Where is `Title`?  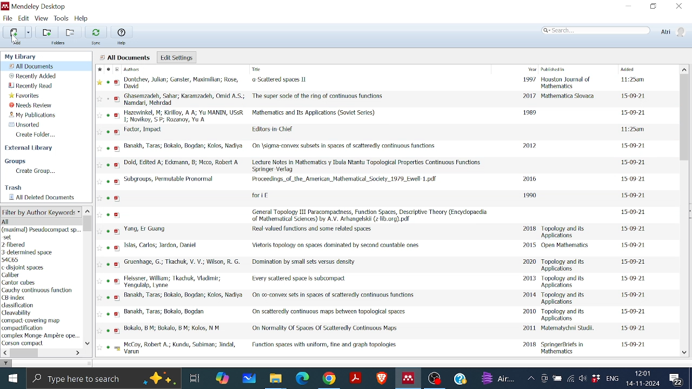
Title is located at coordinates (313, 112).